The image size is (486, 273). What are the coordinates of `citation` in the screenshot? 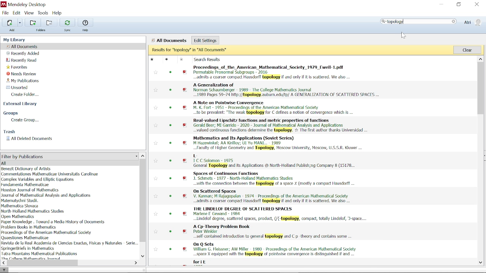 It's located at (280, 214).